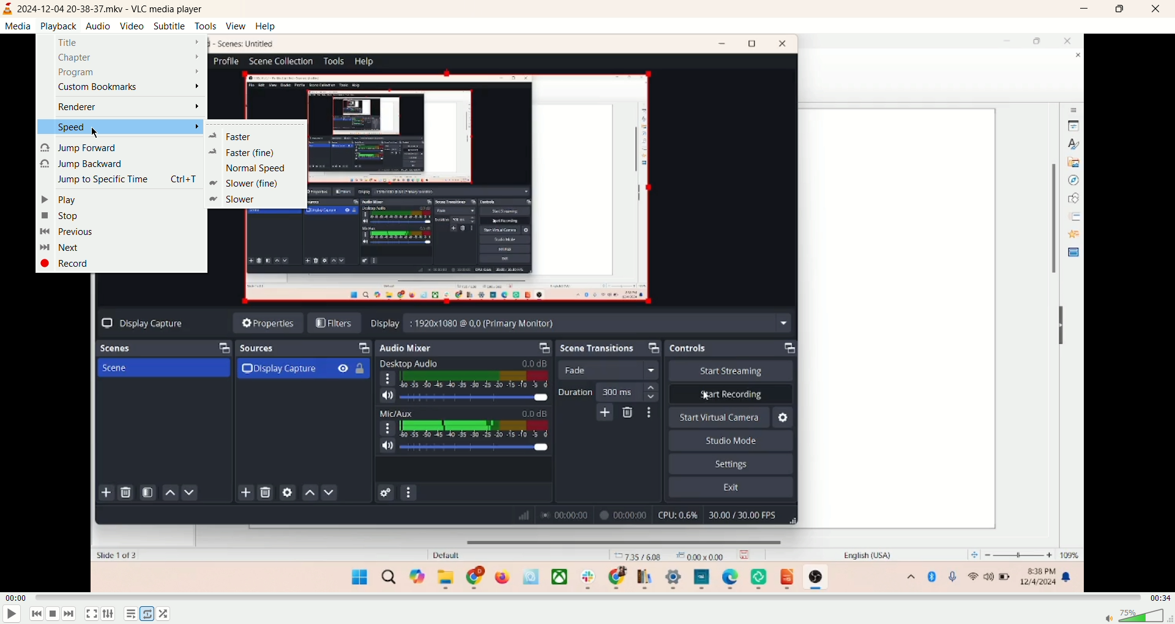 This screenshot has height=624, width=1175. What do you see at coordinates (587, 600) in the screenshot?
I see `progress bar` at bounding box center [587, 600].